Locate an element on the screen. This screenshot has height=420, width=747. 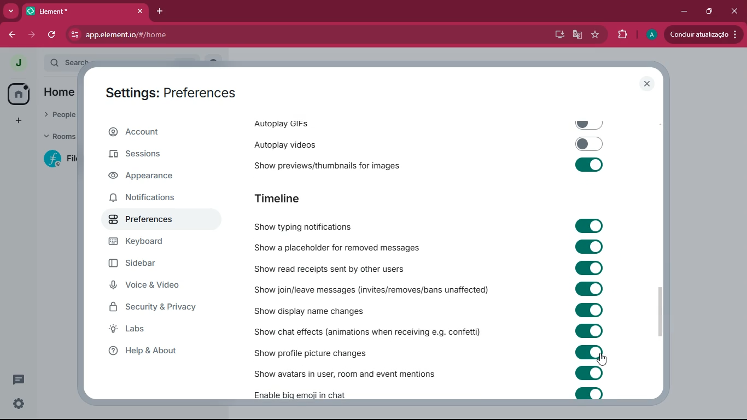
appearance is located at coordinates (150, 178).